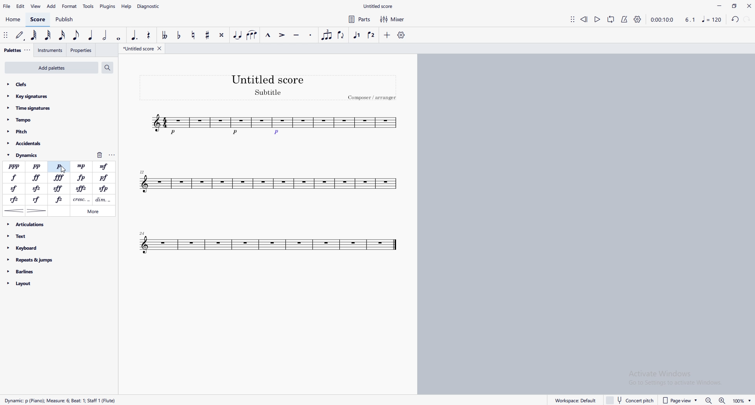 The height and width of the screenshot is (405, 755). Describe the element at coordinates (20, 36) in the screenshot. I see `default (step time)` at that location.